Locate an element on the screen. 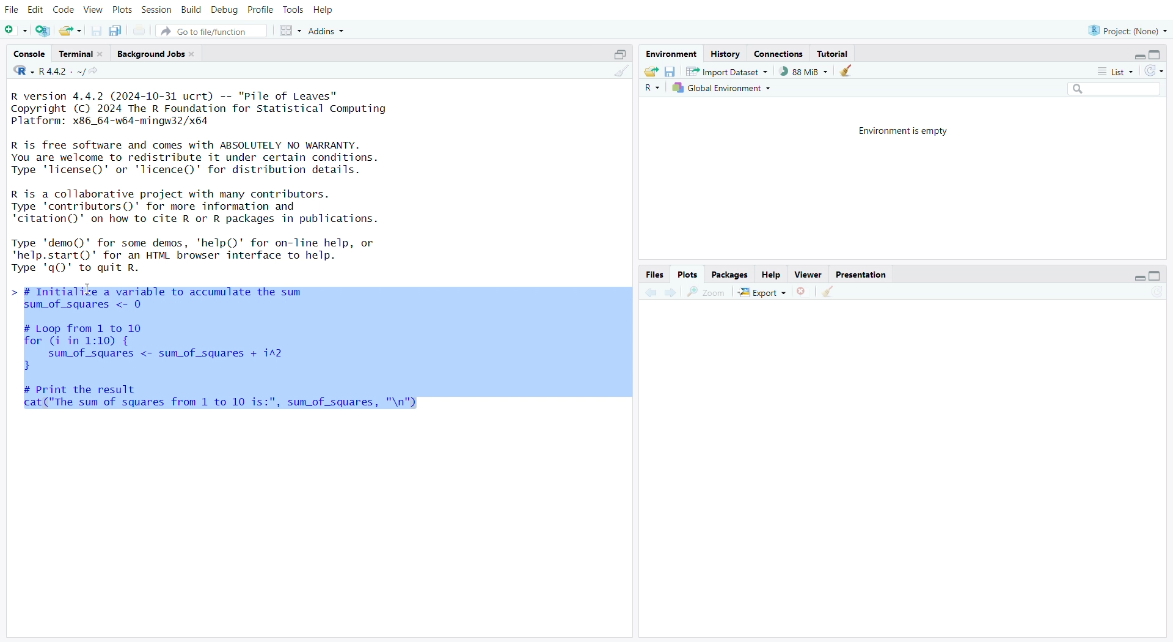 This screenshot has width=1173, height=642. R version 4.4.2 (2024-10-31 ucrt) -- "Pile of Leaves"
Copyright (C) 2024 The R Foundation for Statistical Computing
Platform: x86_64-w64-mingw32/x64 is located at coordinates (211, 109).